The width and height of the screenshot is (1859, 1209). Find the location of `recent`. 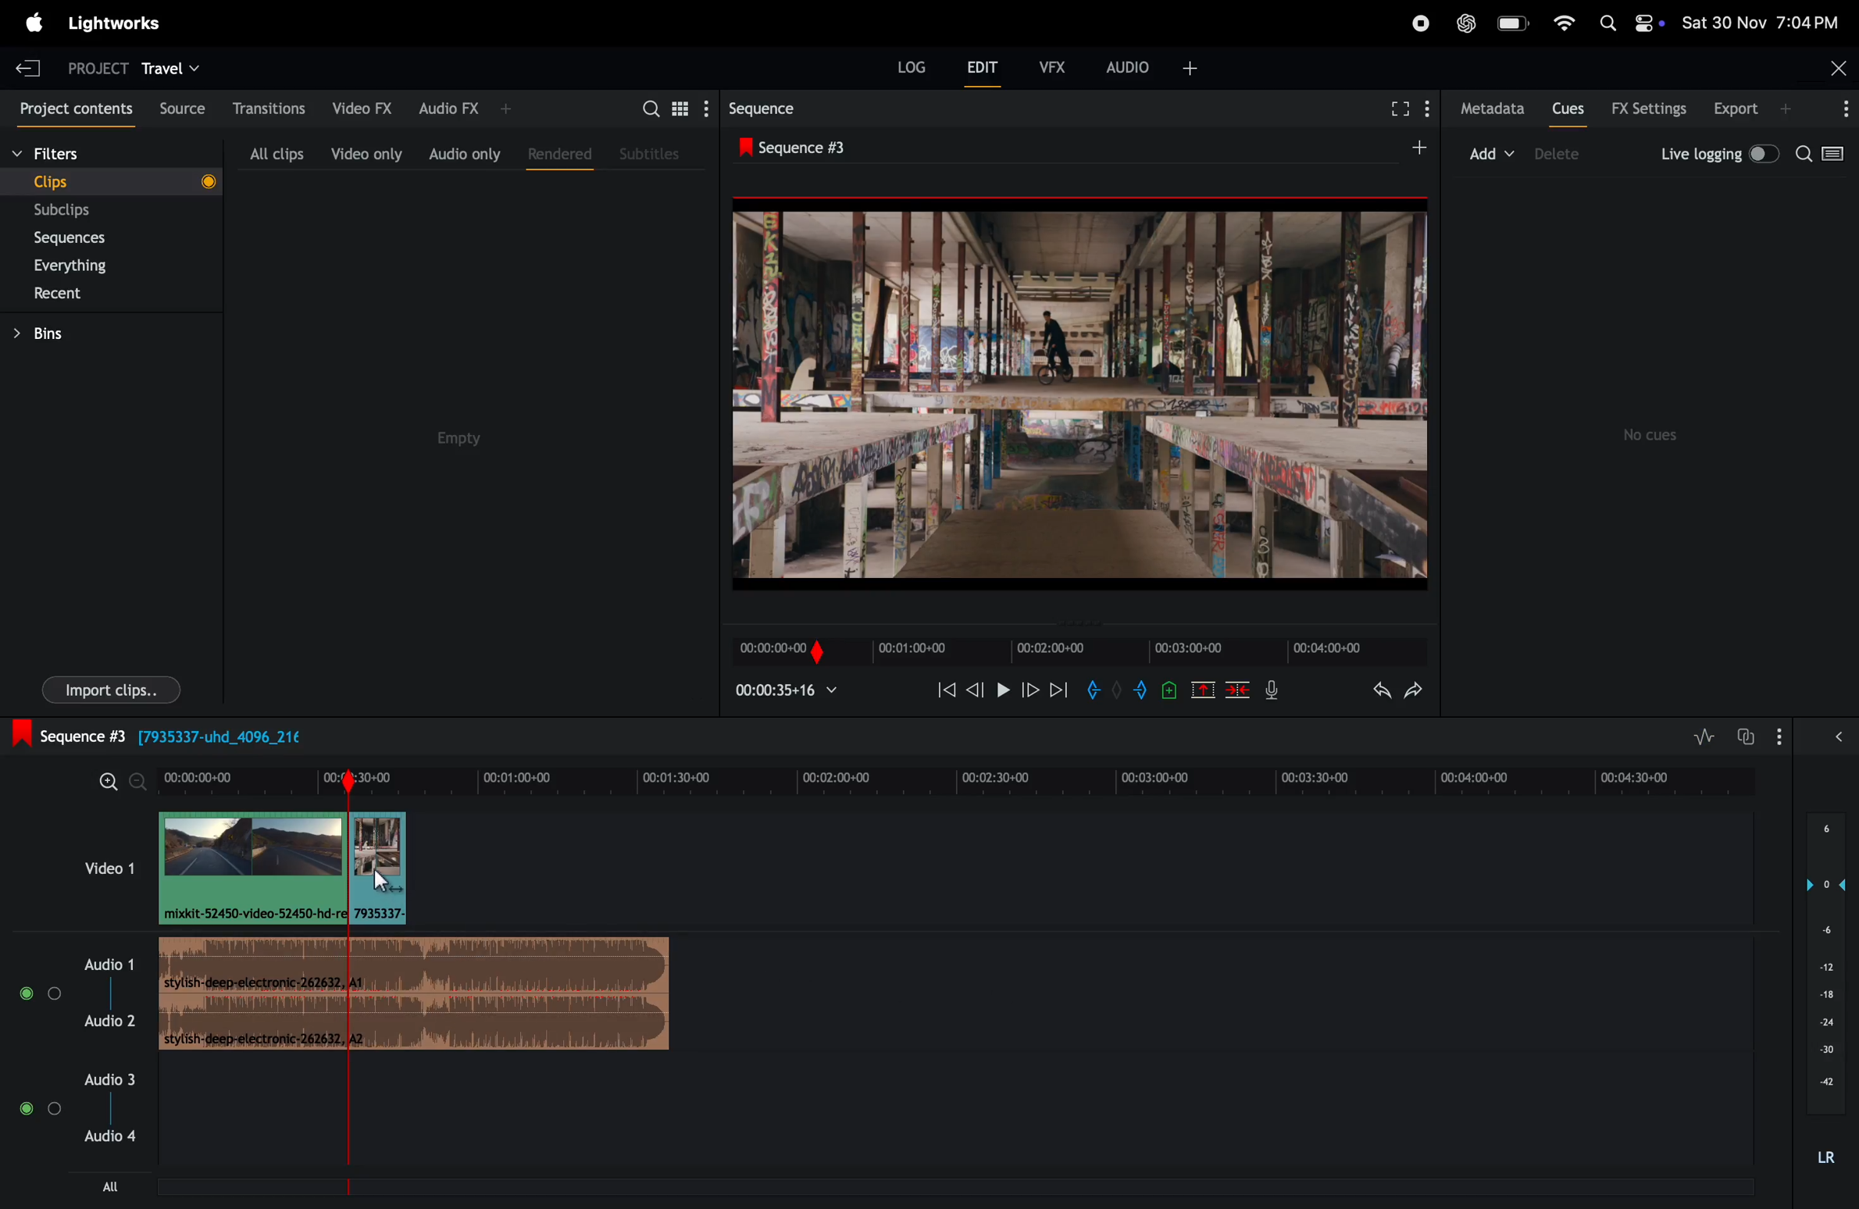

recent is located at coordinates (91, 293).